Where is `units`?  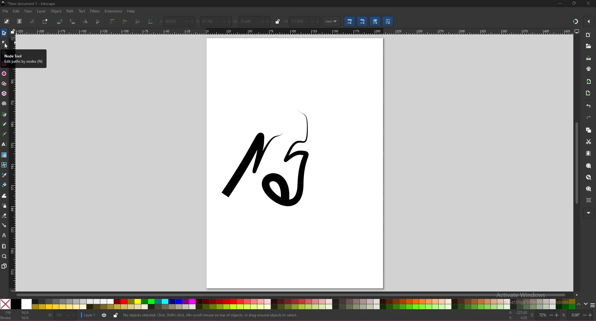 units is located at coordinates (332, 21).